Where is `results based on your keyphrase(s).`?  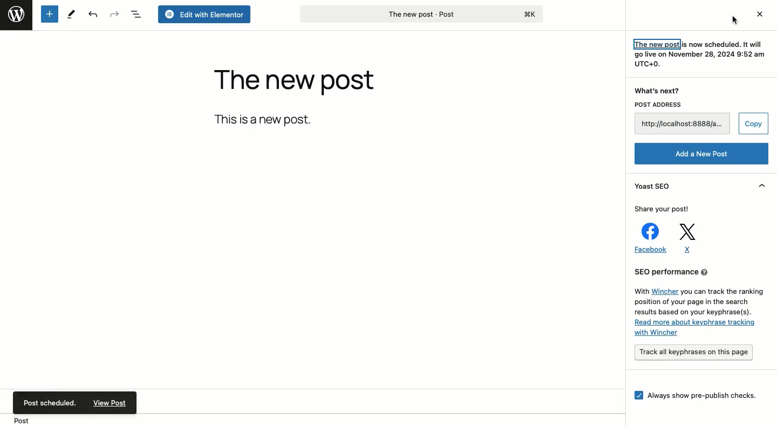
results based on your keyphrase(s). is located at coordinates (693, 312).